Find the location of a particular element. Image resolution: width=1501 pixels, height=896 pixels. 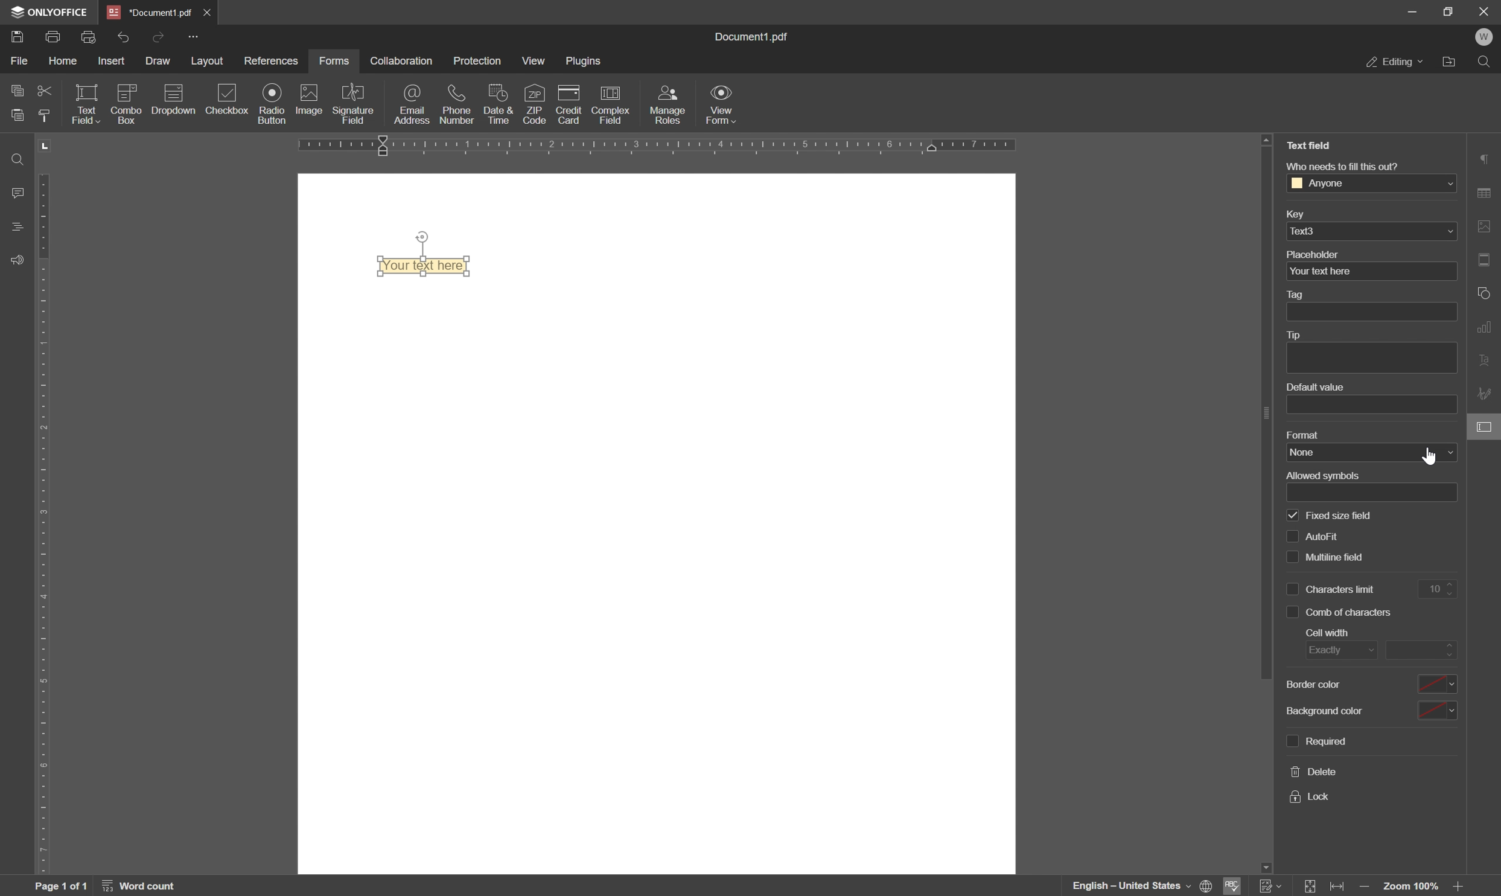

delete is located at coordinates (1313, 773).